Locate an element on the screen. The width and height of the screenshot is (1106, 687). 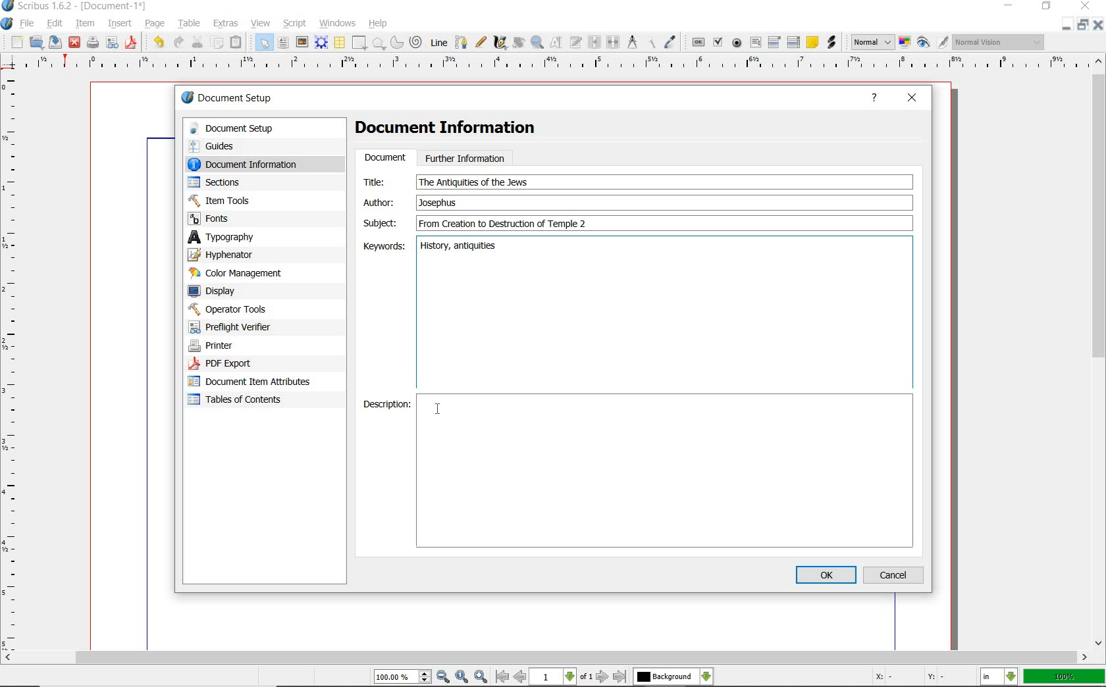
pdf radio button is located at coordinates (737, 43).